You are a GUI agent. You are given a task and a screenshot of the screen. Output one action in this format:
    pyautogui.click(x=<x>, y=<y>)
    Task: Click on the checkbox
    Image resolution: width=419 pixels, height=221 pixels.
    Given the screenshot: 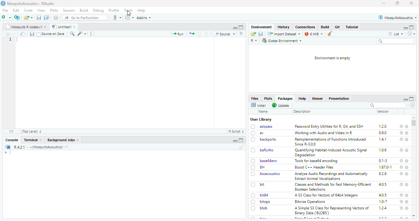 What is the action you would take?
    pyautogui.click(x=39, y=34)
    